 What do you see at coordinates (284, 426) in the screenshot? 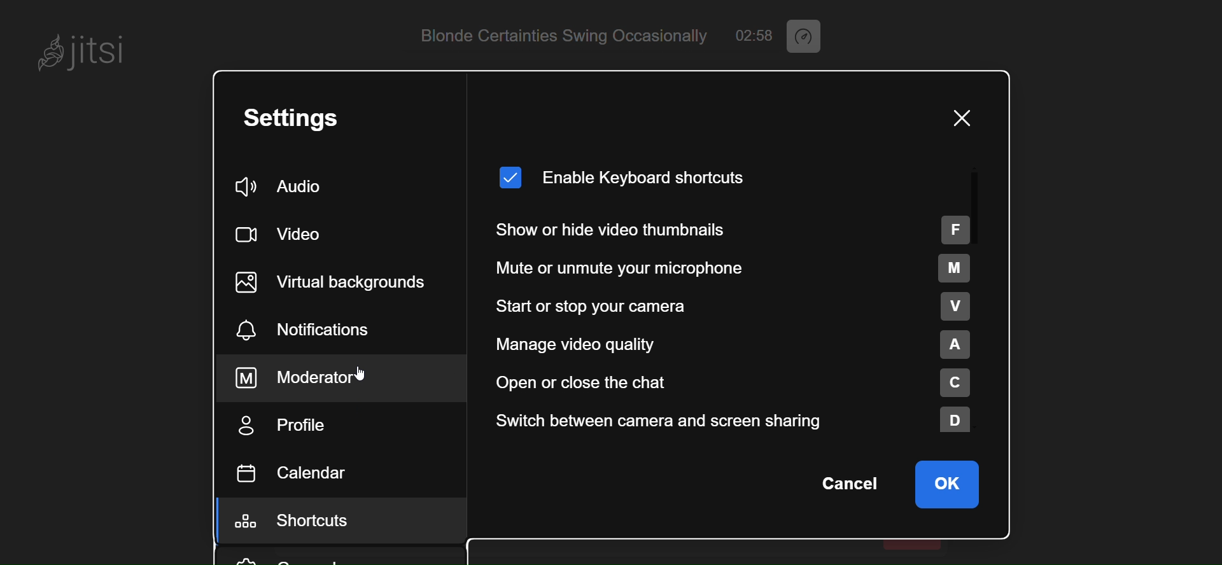
I see `profile` at bounding box center [284, 426].